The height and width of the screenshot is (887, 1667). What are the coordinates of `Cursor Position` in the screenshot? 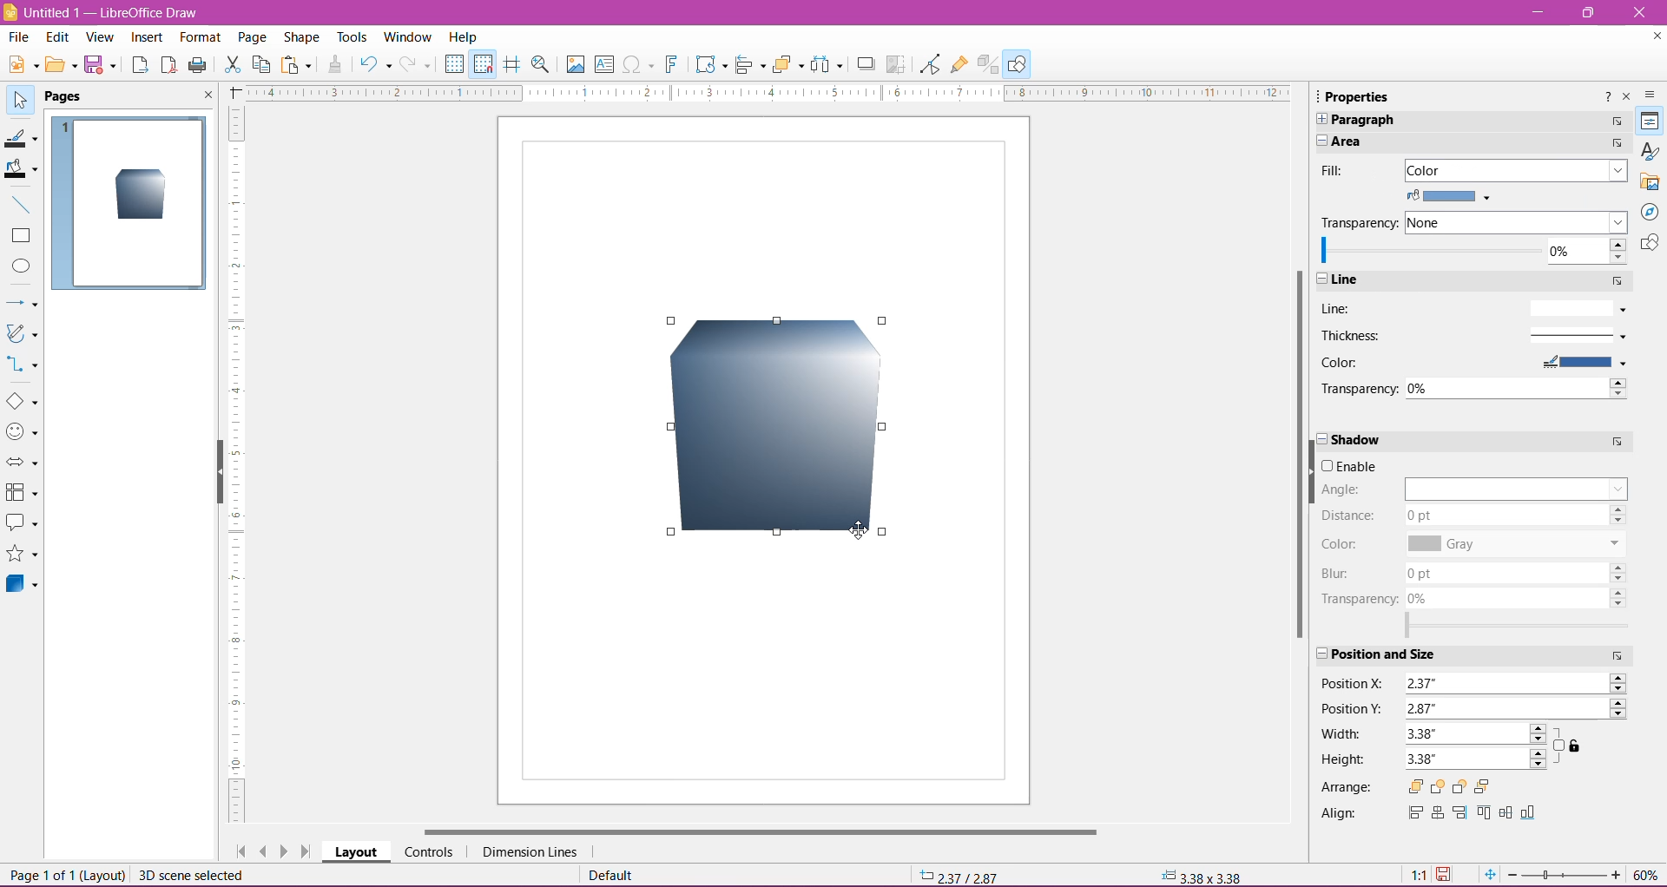 It's located at (960, 874).